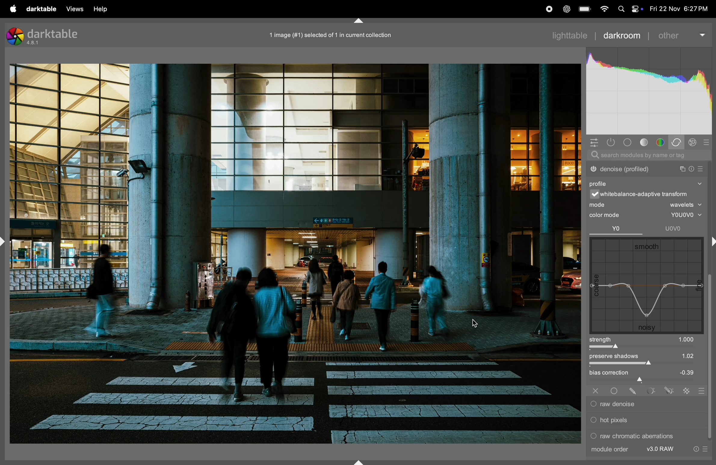 Image resolution: width=716 pixels, height=465 pixels. I want to click on raw denoise, so click(643, 405).